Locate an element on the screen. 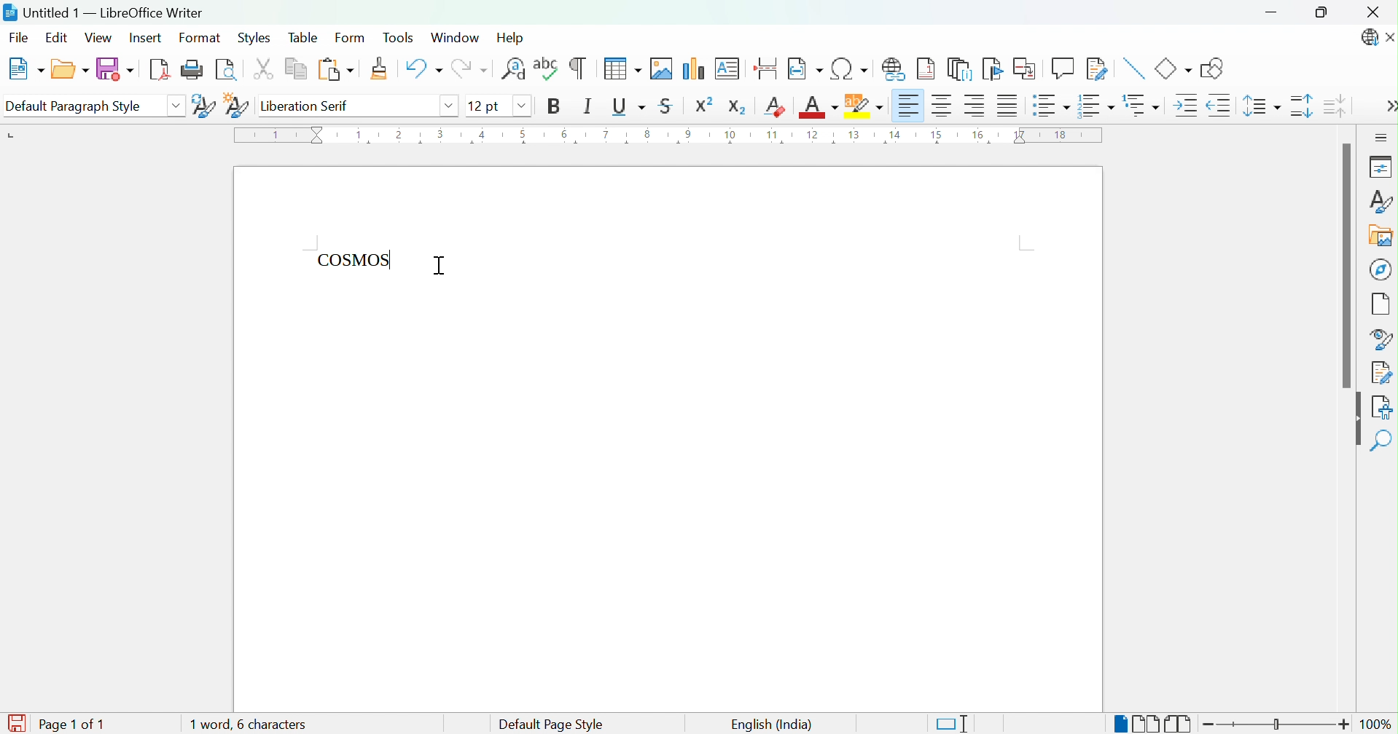  Update Selected Style is located at coordinates (202, 105).